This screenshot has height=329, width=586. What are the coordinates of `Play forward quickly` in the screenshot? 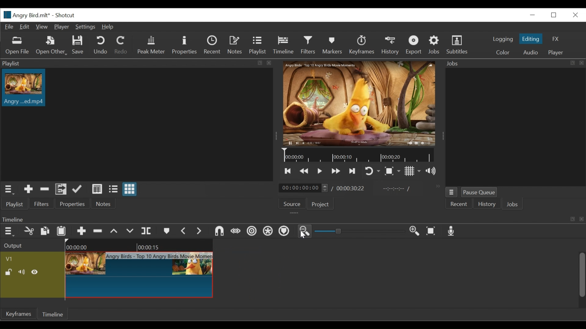 It's located at (337, 171).